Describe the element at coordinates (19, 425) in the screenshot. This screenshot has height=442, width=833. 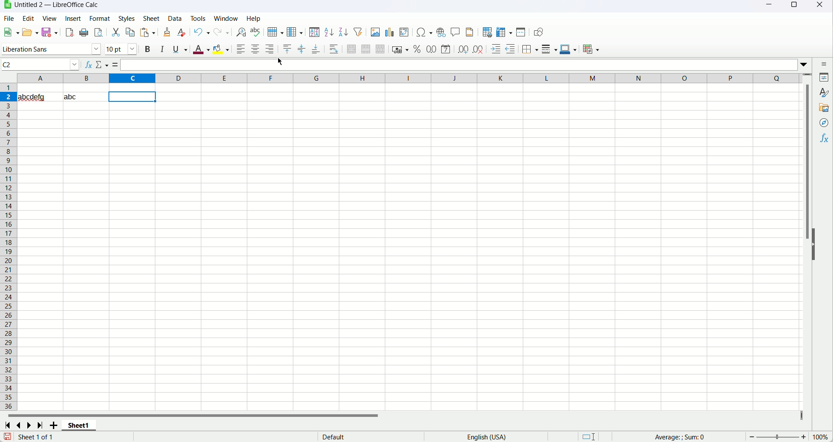
I see `scroll to previous page` at that location.